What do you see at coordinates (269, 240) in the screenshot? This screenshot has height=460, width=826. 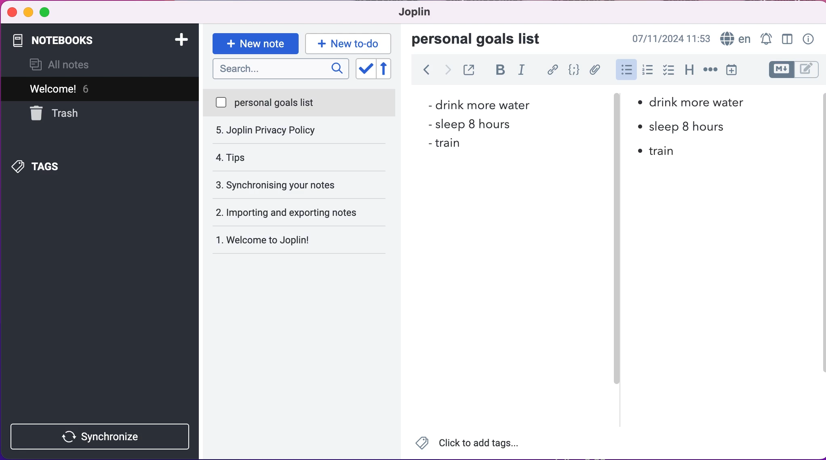 I see `Welcome to Joplin!` at bounding box center [269, 240].